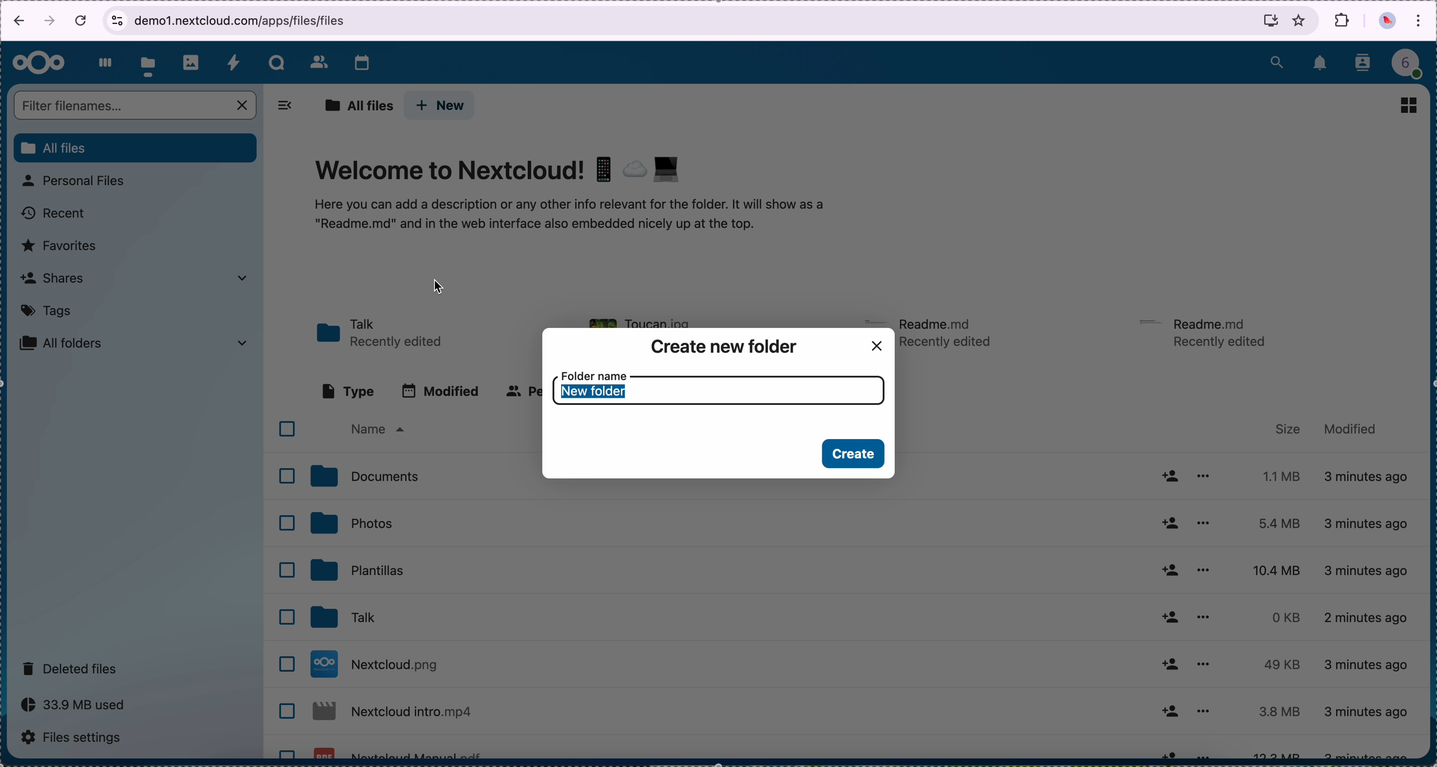 The height and width of the screenshot is (767, 1437). I want to click on recent, so click(55, 214).